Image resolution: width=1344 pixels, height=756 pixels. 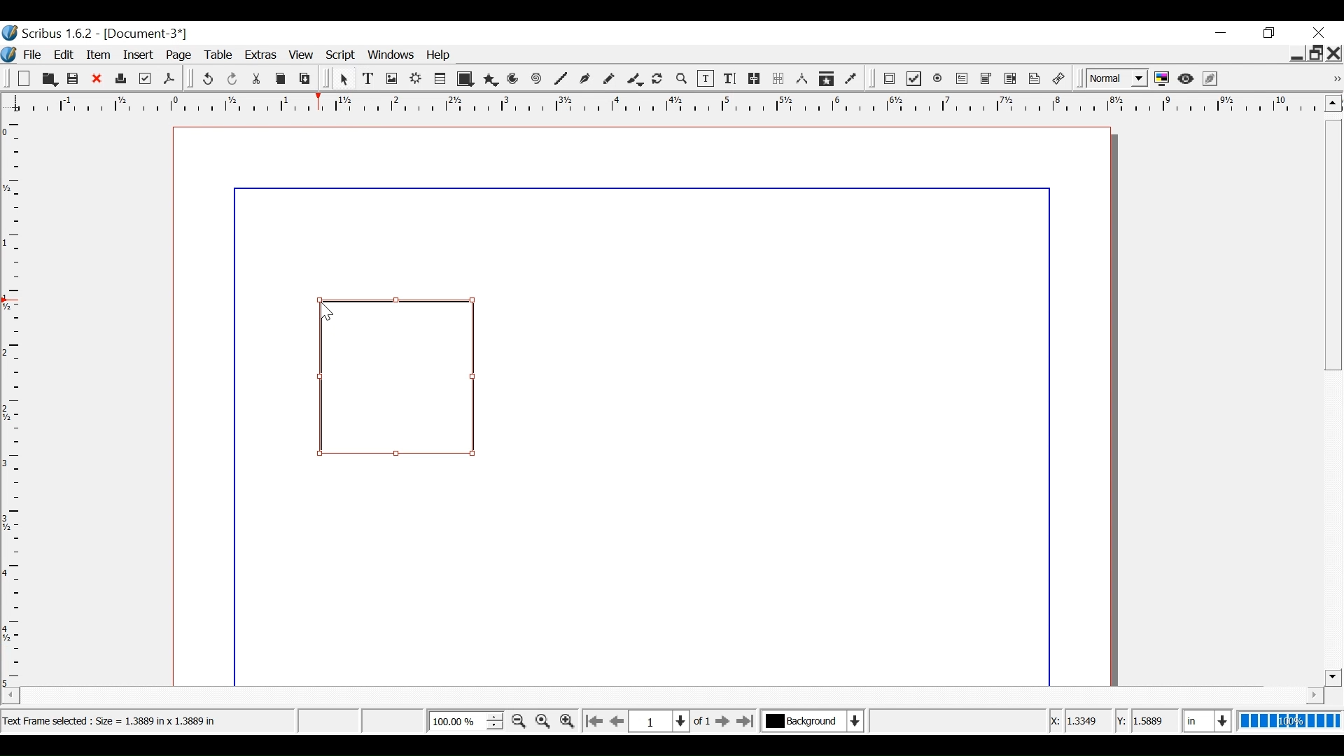 I want to click on Freehand line, so click(x=610, y=80).